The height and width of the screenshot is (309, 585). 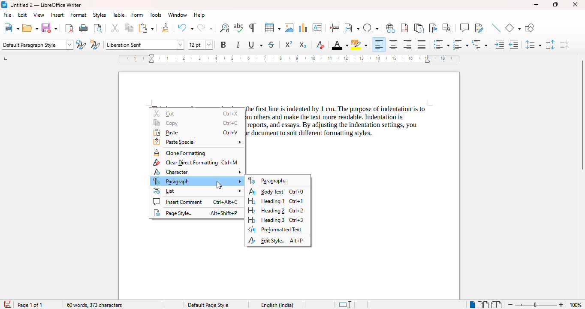 I want to click on paste, so click(x=196, y=133).